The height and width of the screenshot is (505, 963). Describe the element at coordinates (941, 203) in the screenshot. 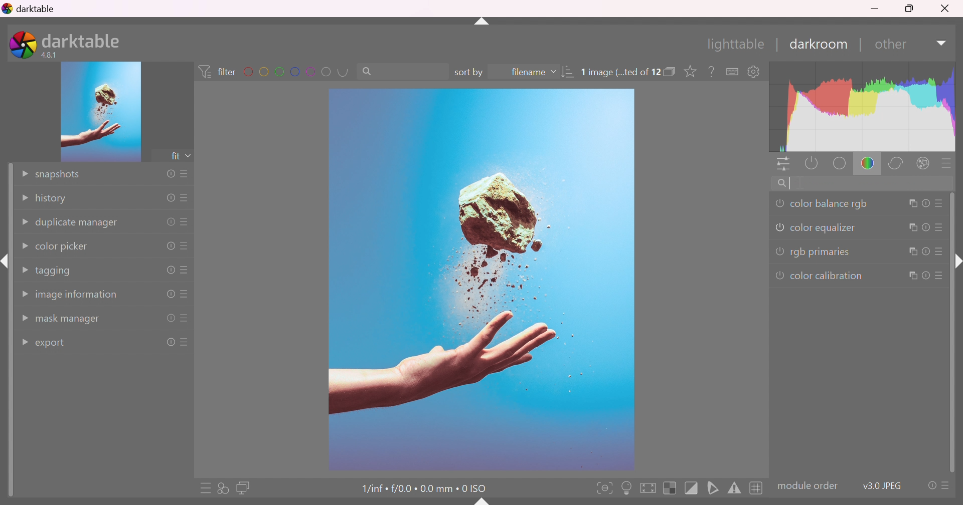

I see `presets` at that location.